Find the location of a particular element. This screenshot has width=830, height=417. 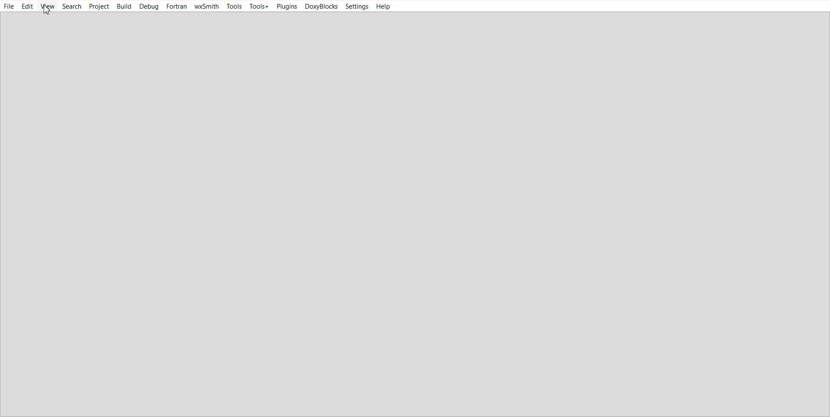

wxSmith is located at coordinates (207, 6).